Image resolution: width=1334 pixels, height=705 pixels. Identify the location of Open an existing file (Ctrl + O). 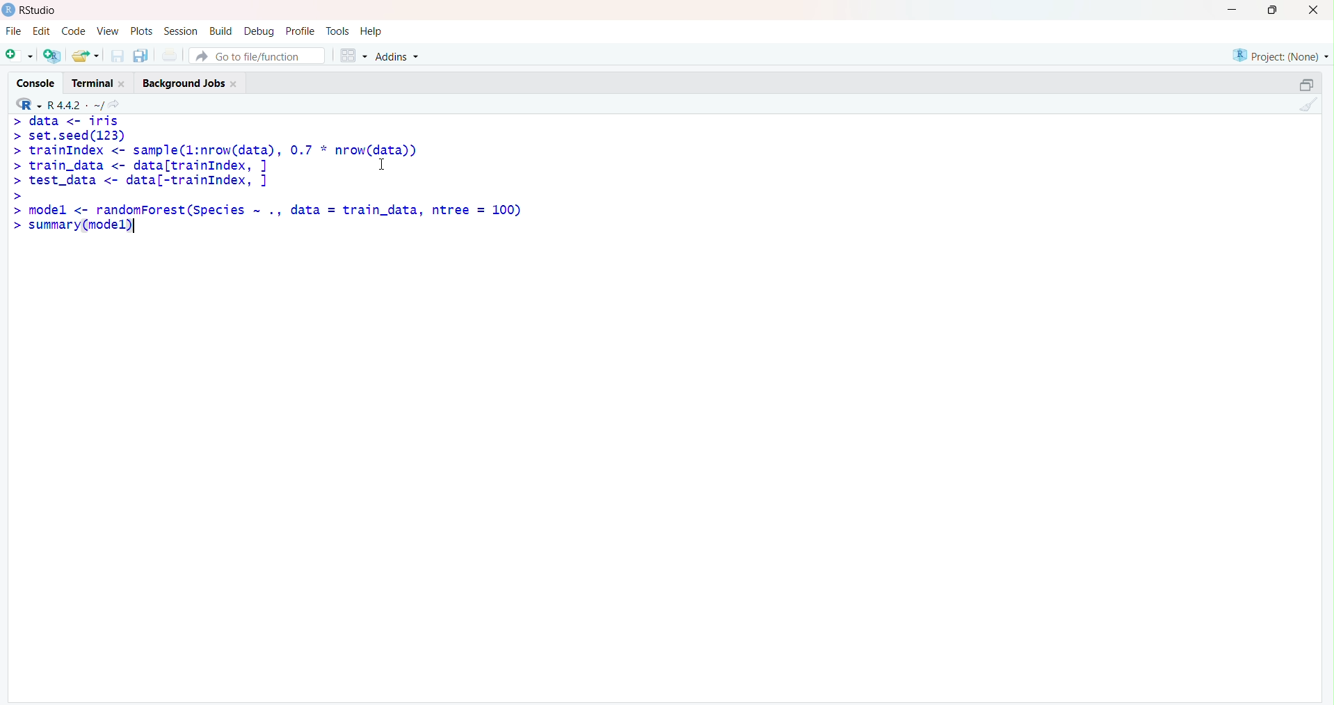
(87, 56).